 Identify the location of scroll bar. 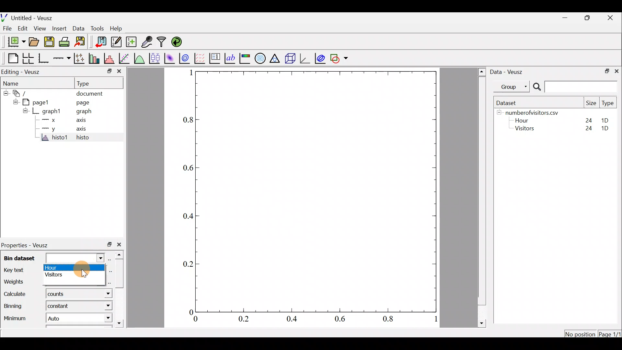
(121, 290).